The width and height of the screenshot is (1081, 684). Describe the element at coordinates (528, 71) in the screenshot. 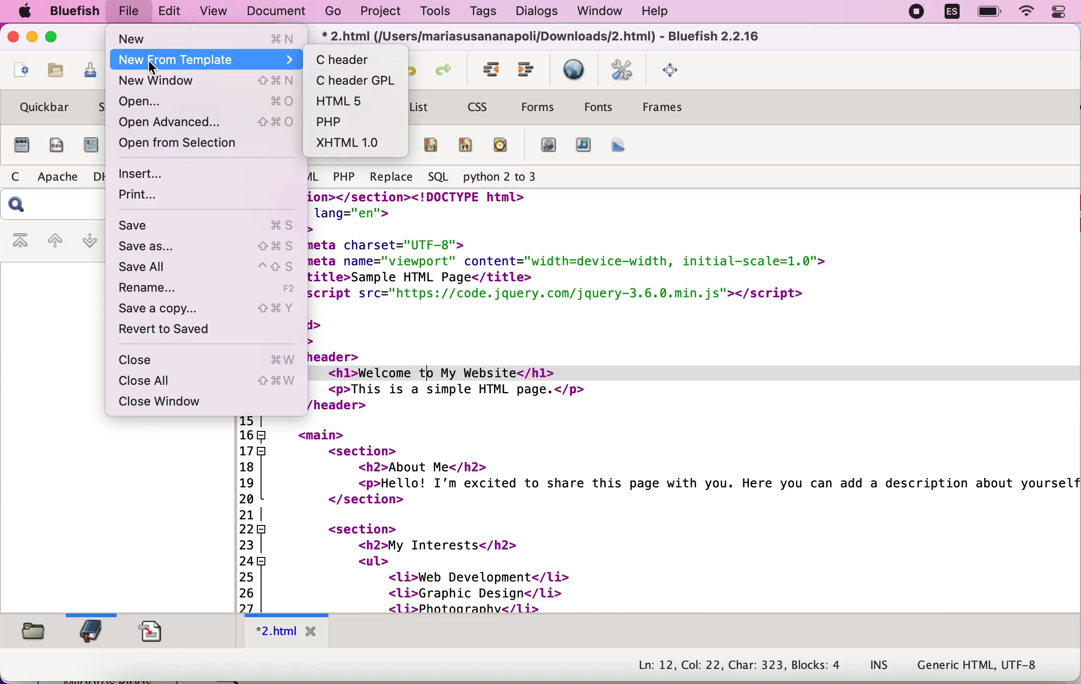

I see `unindent` at that location.